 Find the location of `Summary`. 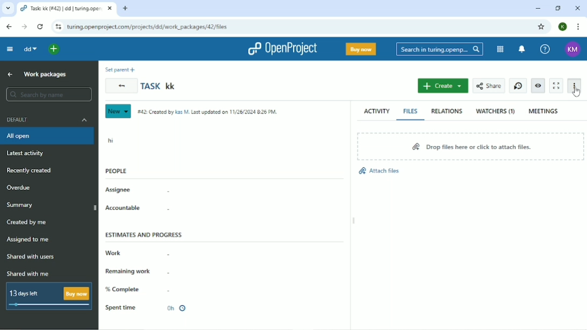

Summary is located at coordinates (20, 205).